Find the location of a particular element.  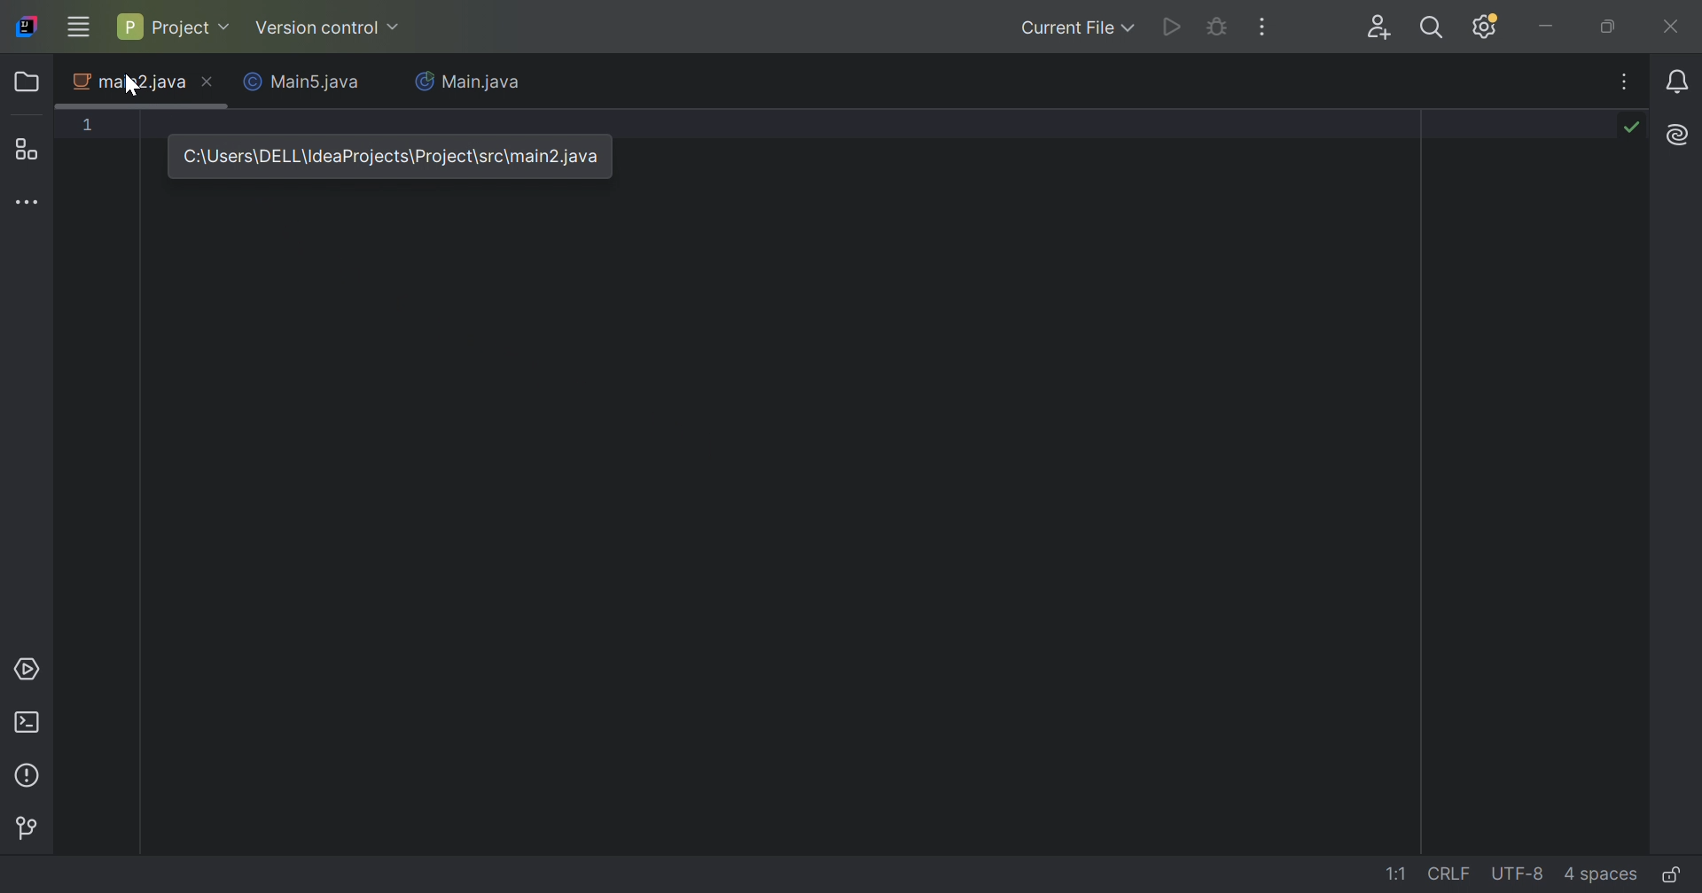

Restore down is located at coordinates (1609, 27).